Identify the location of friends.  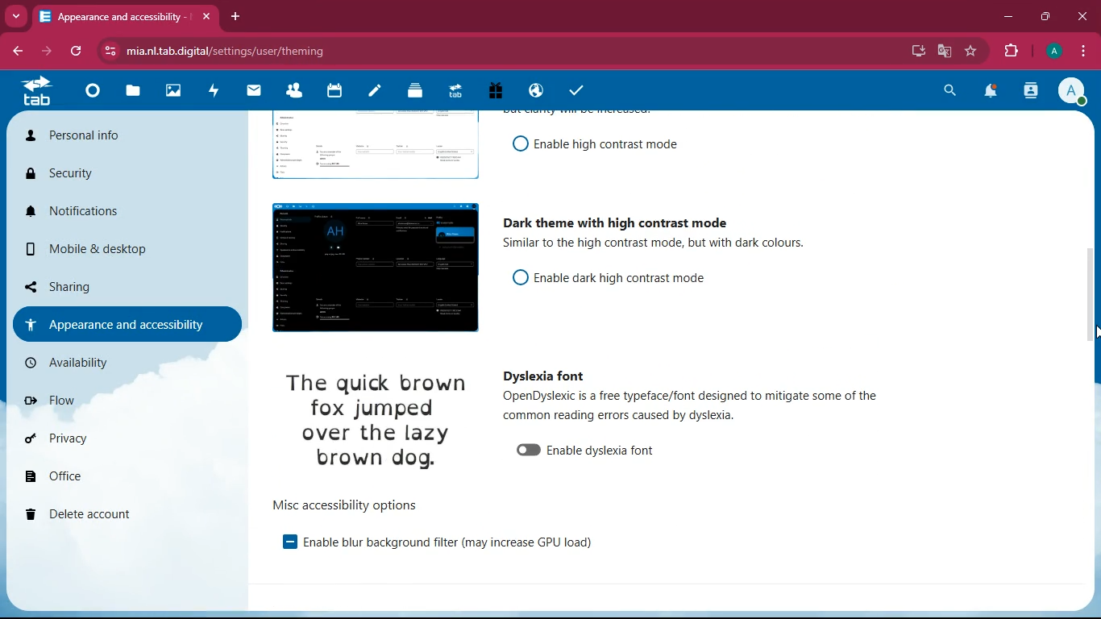
(295, 93).